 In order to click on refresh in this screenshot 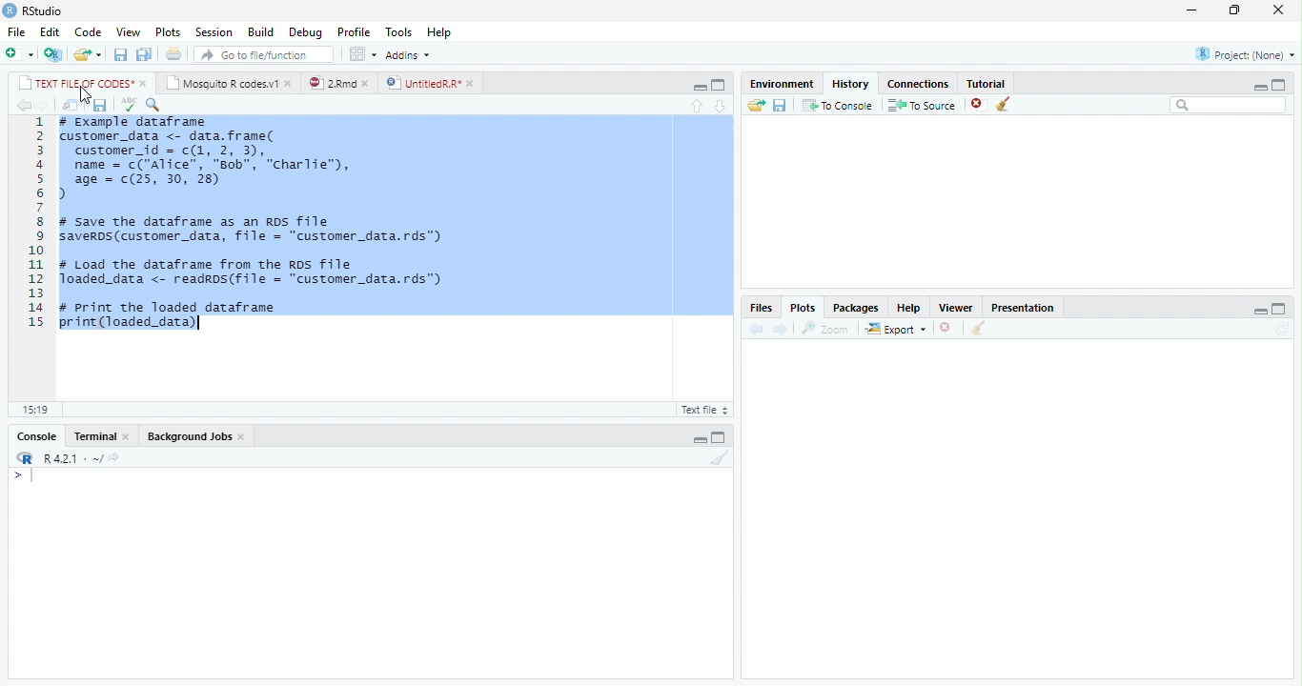, I will do `click(1282, 329)`.